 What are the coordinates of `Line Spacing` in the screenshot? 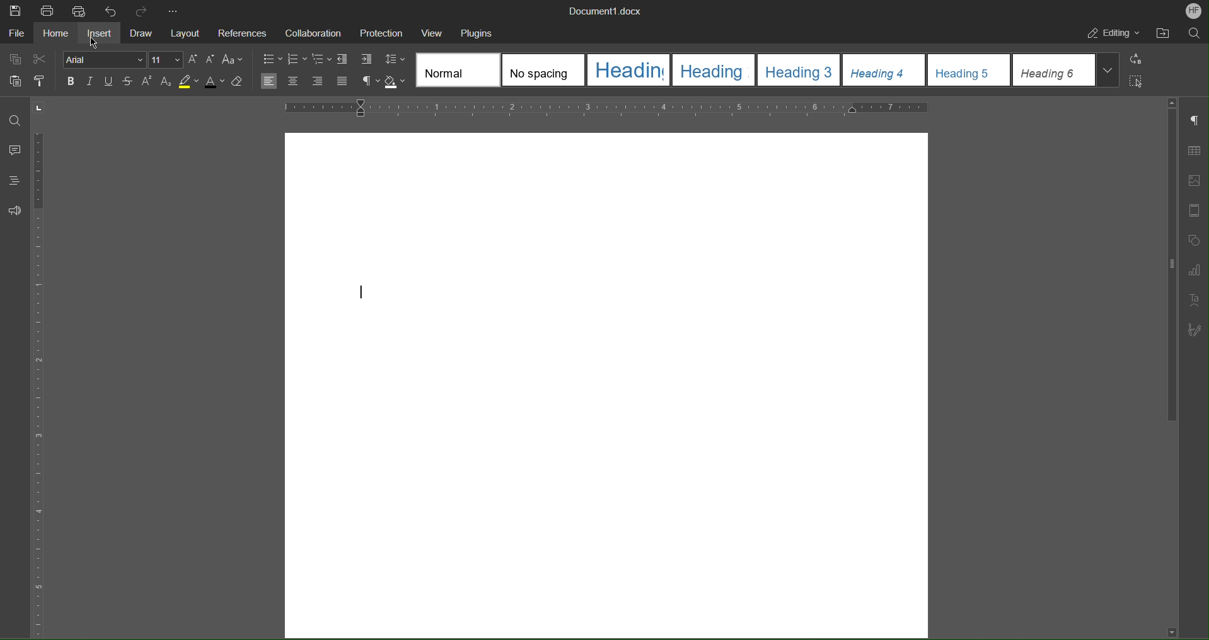 It's located at (395, 59).